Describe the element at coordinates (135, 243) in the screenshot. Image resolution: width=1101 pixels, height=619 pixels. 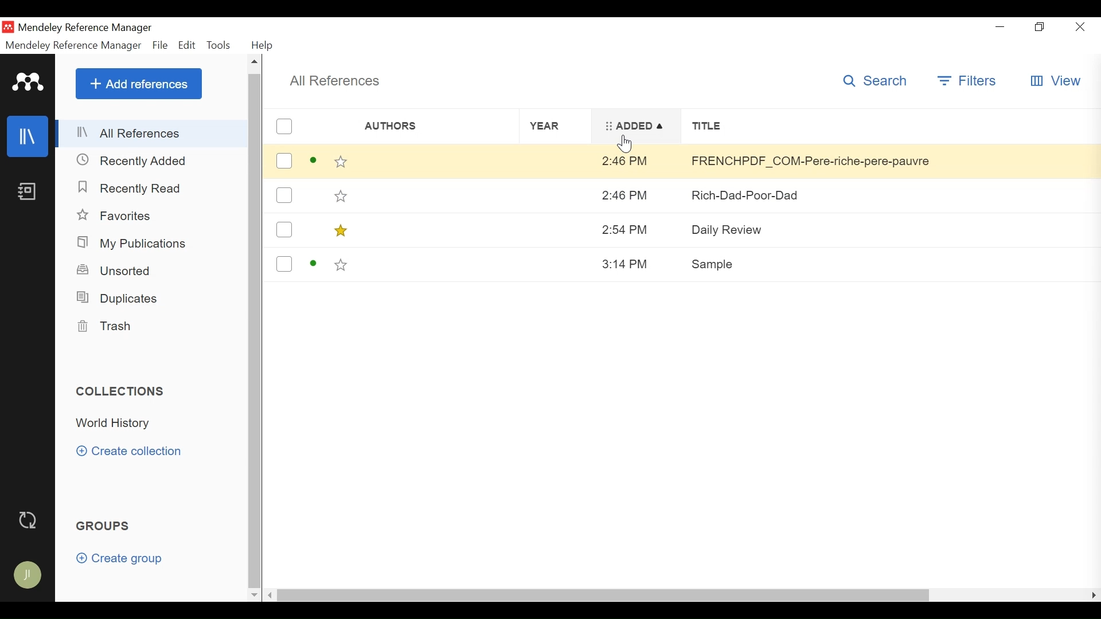
I see `My Publications` at that location.